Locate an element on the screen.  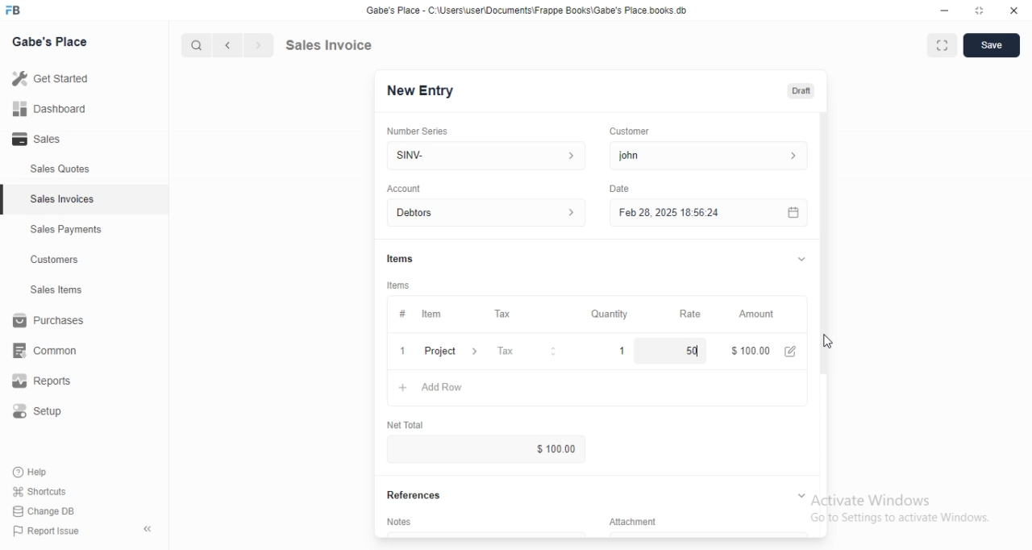
cursor is located at coordinates (189, 45).